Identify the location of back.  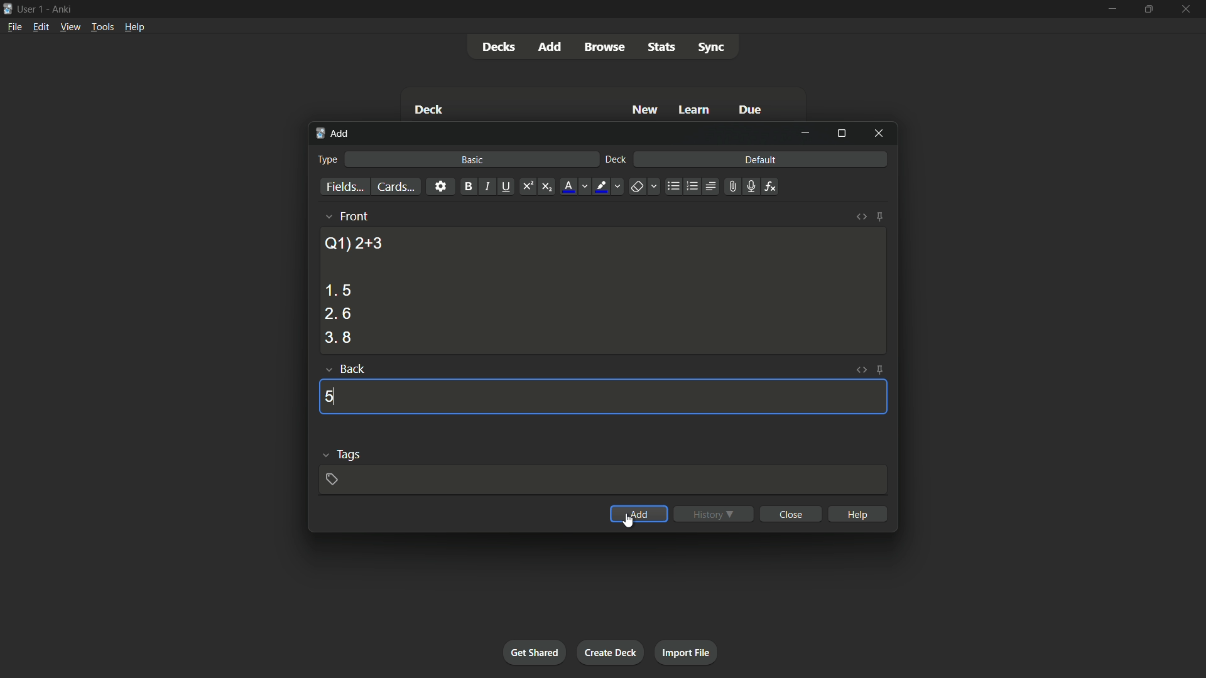
(352, 370).